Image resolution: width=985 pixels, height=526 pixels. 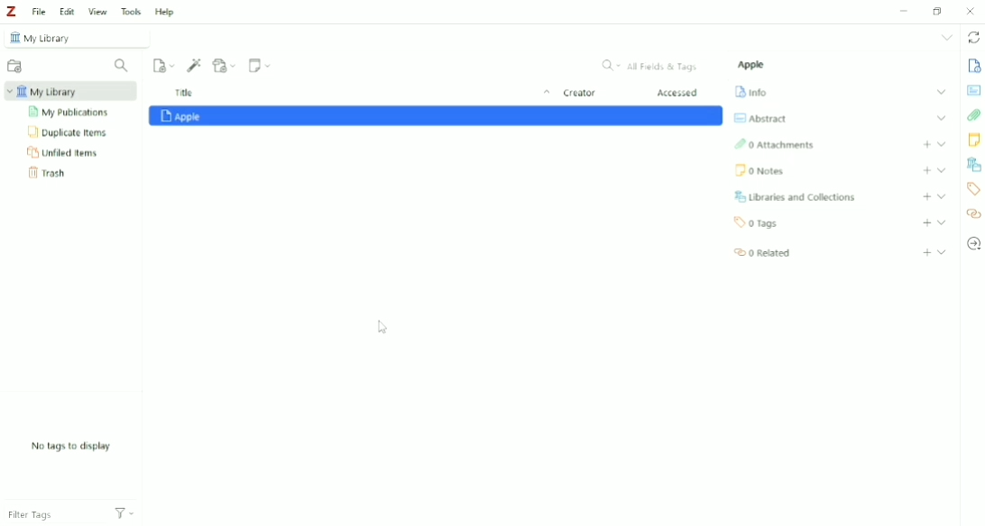 I want to click on Apple, so click(x=437, y=117).